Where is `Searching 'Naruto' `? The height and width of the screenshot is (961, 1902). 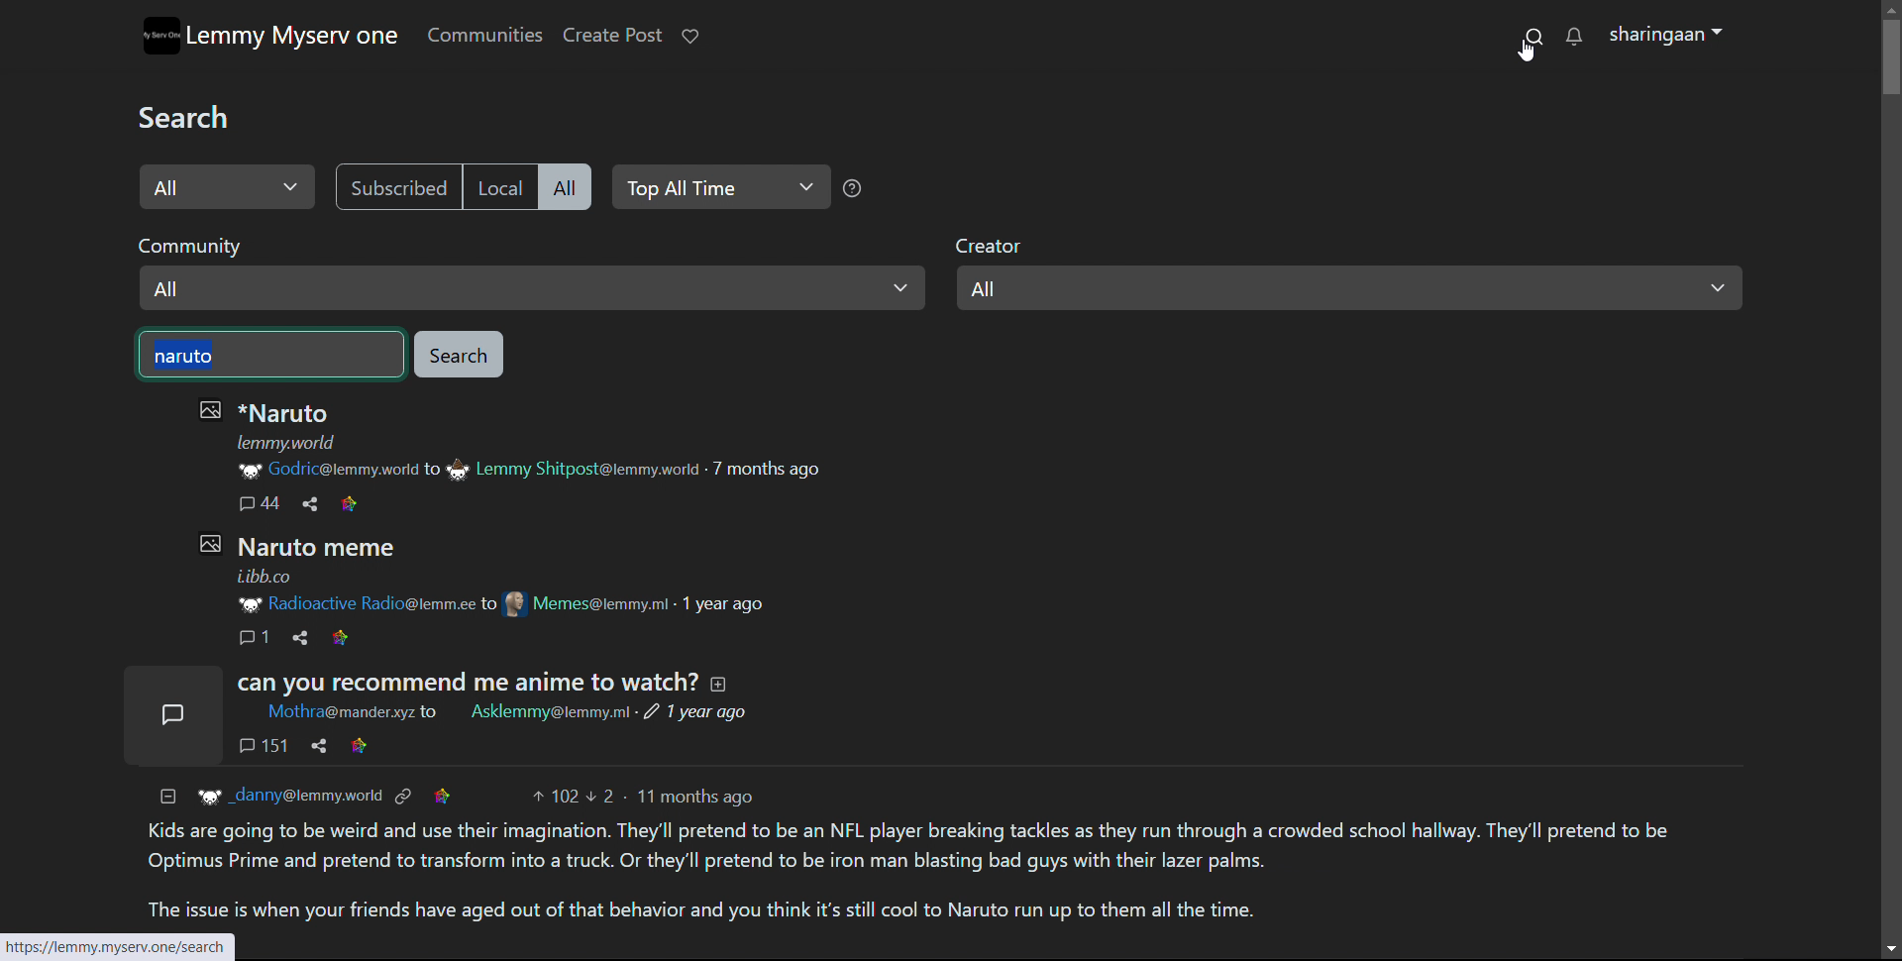 Searching 'Naruto'  is located at coordinates (270, 355).